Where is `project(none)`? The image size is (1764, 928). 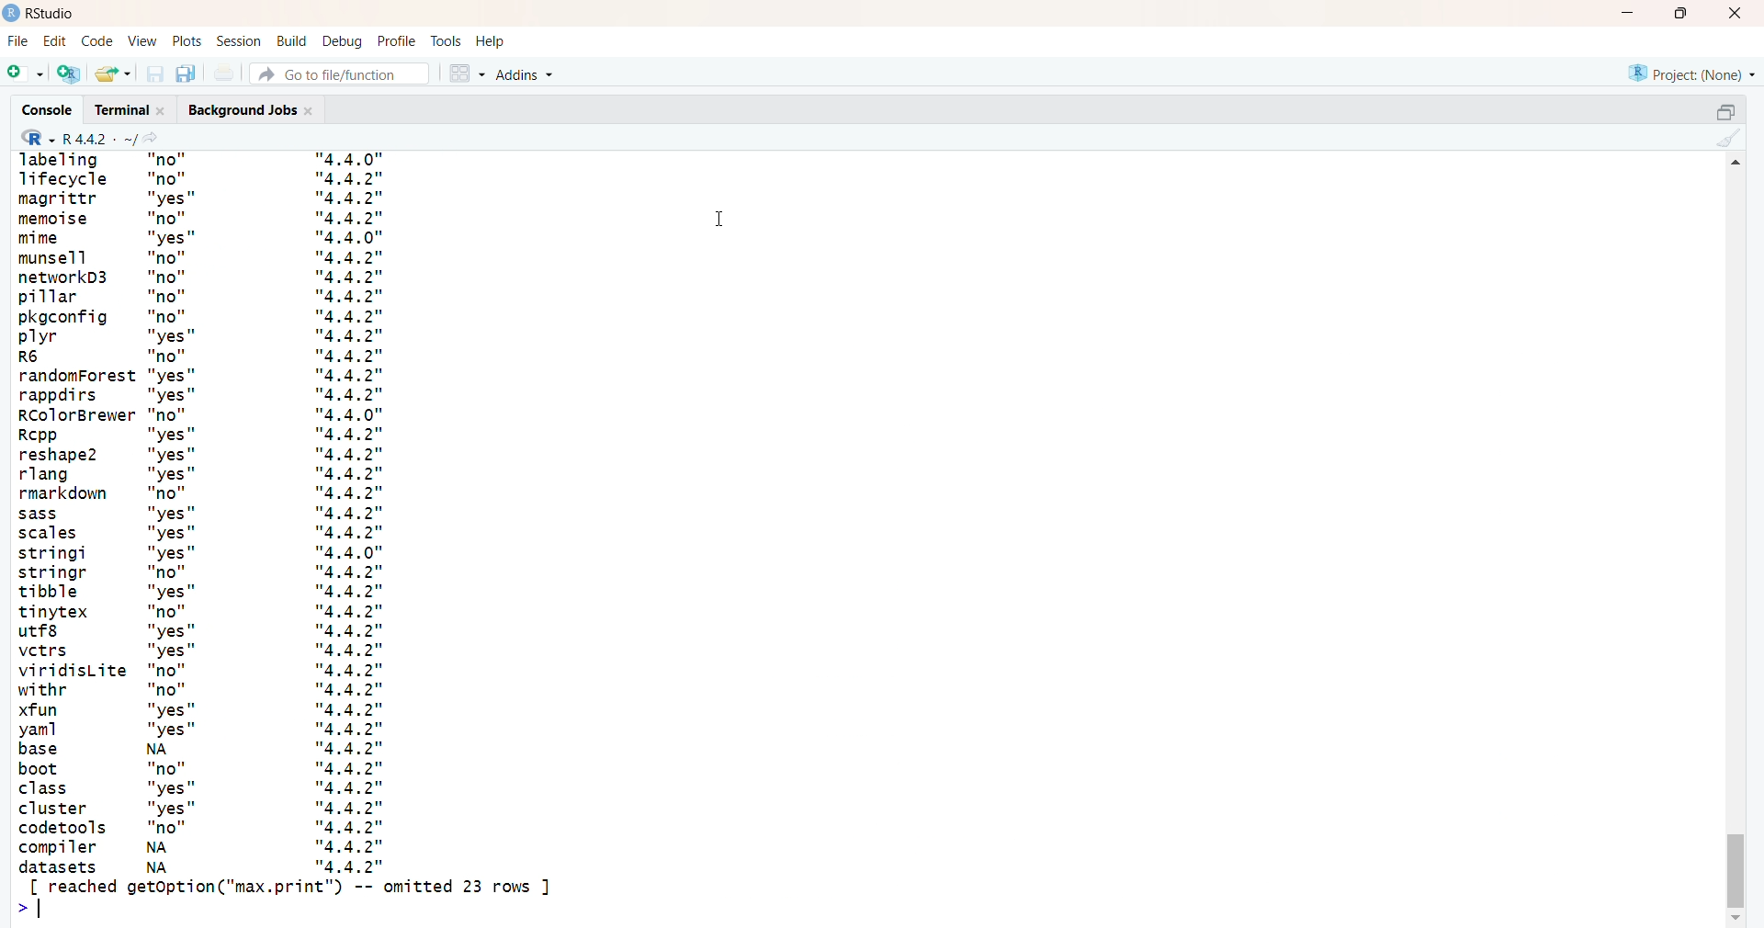 project(none) is located at coordinates (1689, 72).